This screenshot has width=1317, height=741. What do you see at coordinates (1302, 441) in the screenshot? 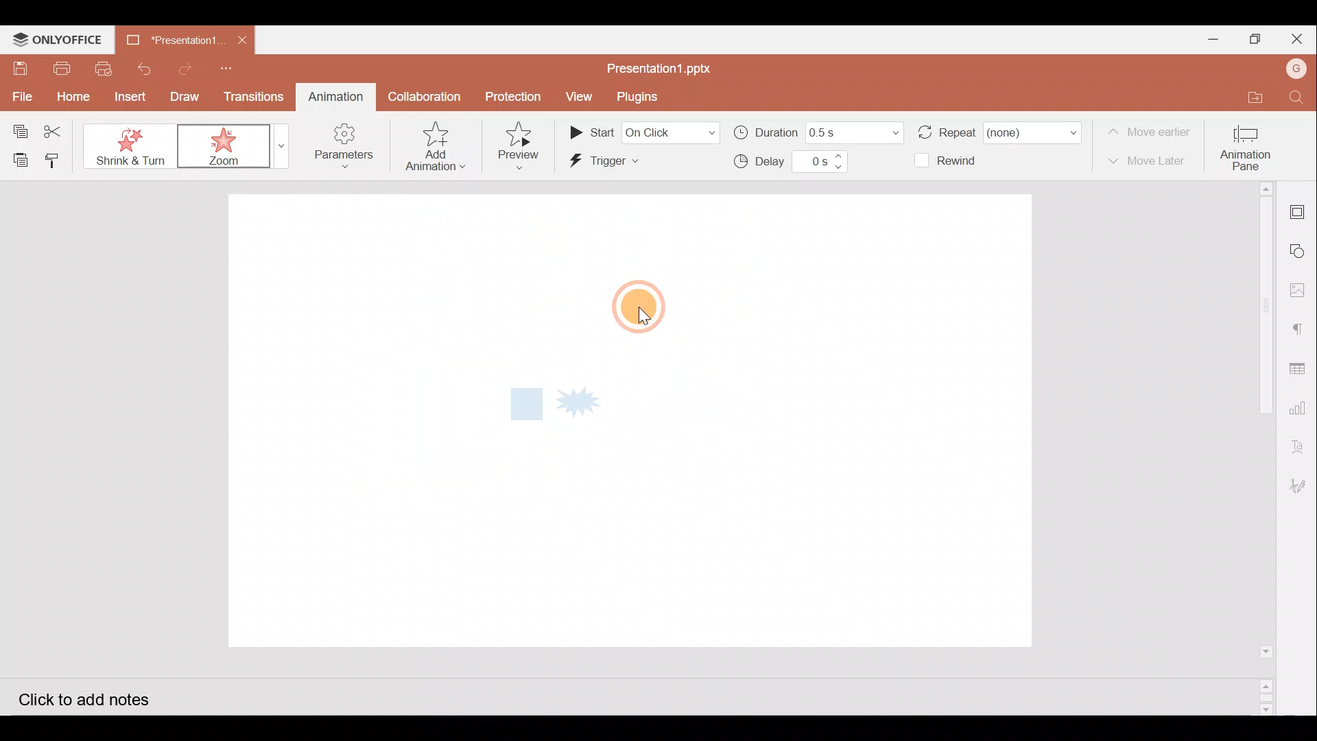
I see `Text Art settings` at bounding box center [1302, 441].